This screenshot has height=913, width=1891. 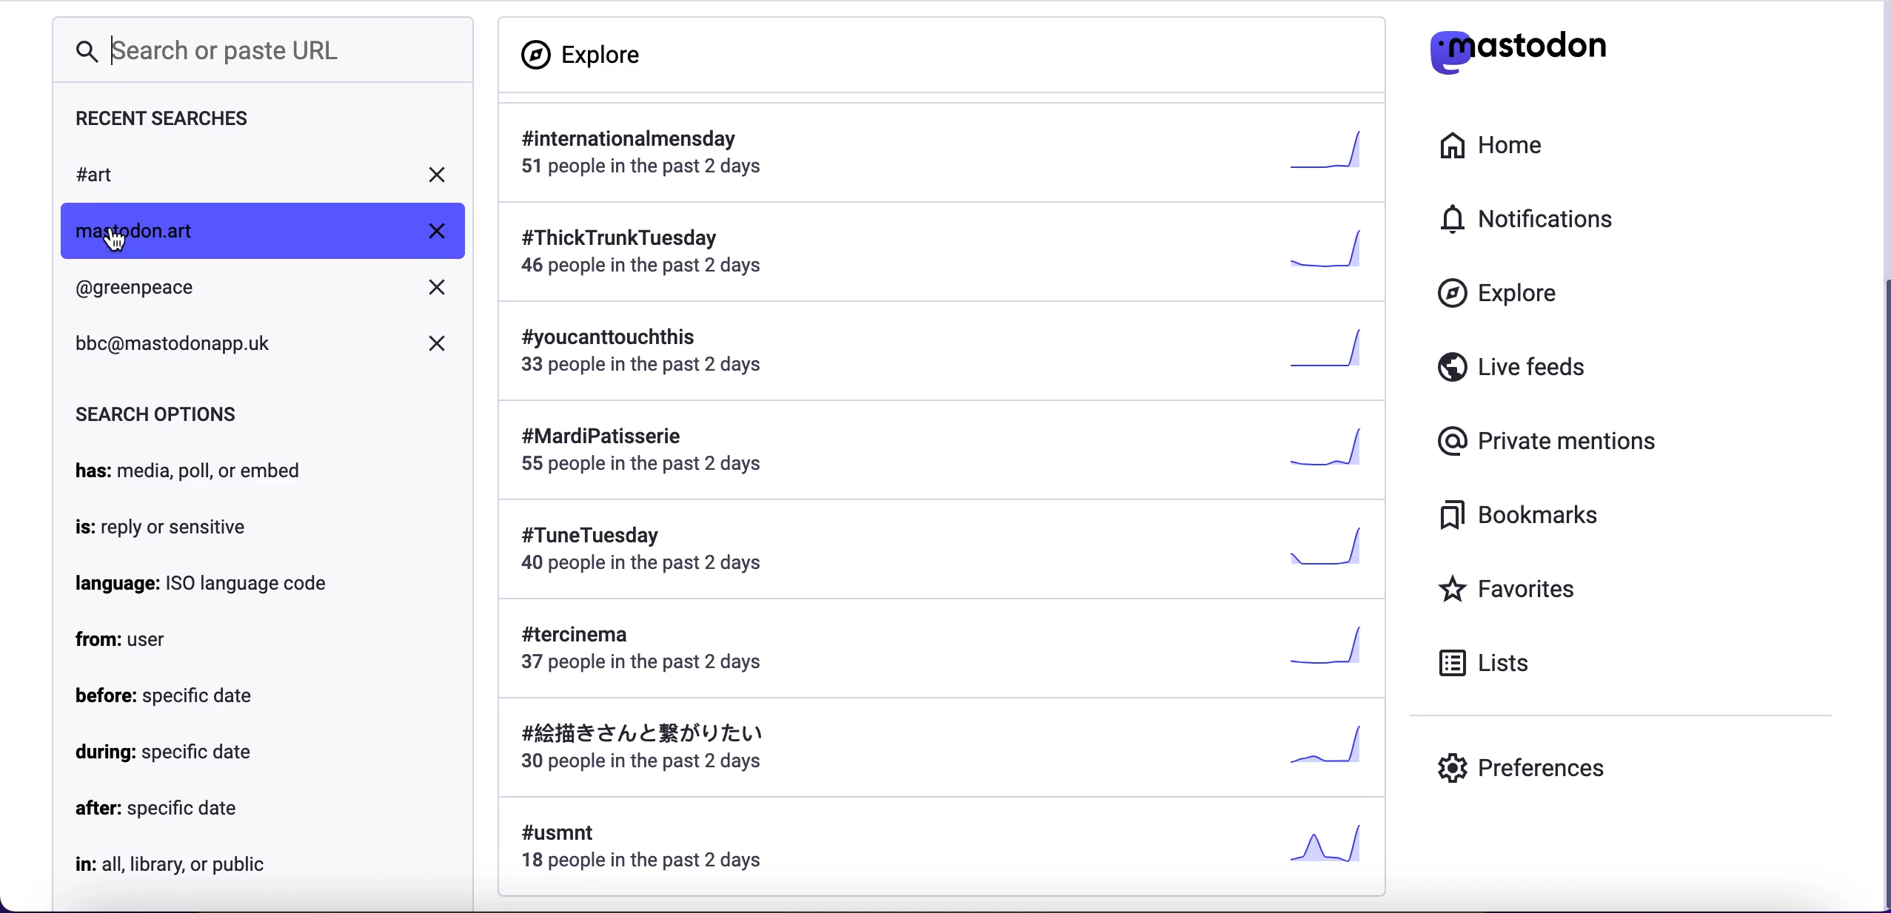 What do you see at coordinates (1510, 365) in the screenshot?
I see `live feeds` at bounding box center [1510, 365].